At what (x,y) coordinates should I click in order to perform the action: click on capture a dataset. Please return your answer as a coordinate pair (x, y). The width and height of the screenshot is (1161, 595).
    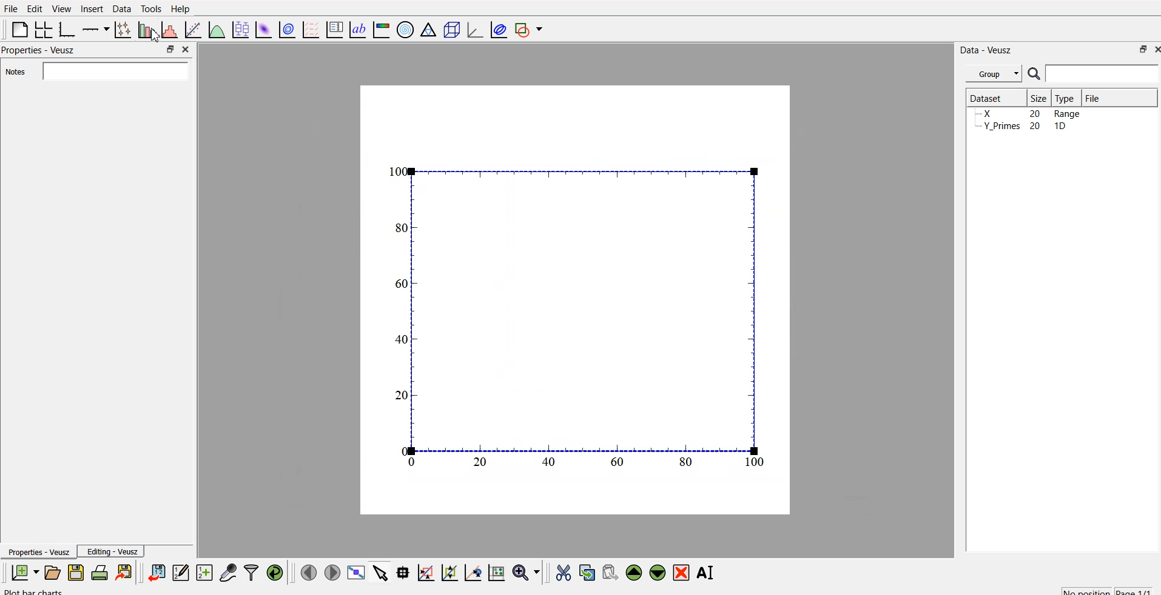
    Looking at the image, I should click on (227, 572).